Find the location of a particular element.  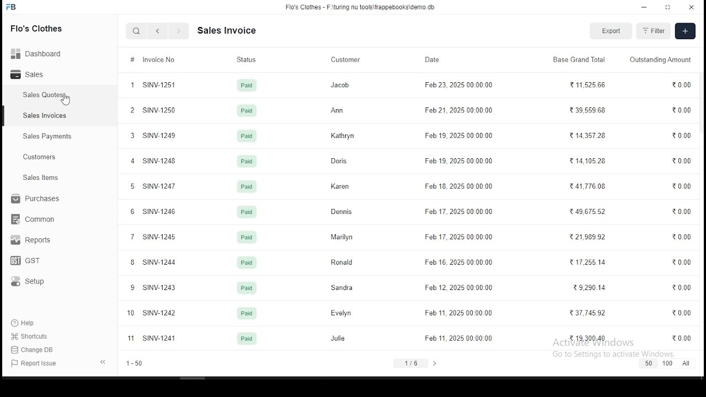

0.00 is located at coordinates (675, 261).